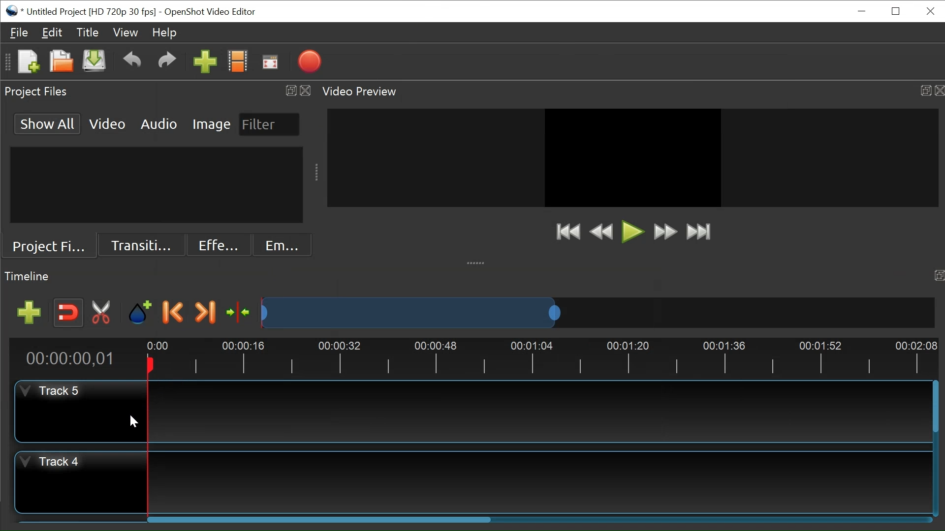  I want to click on Next Marker, so click(205, 312).